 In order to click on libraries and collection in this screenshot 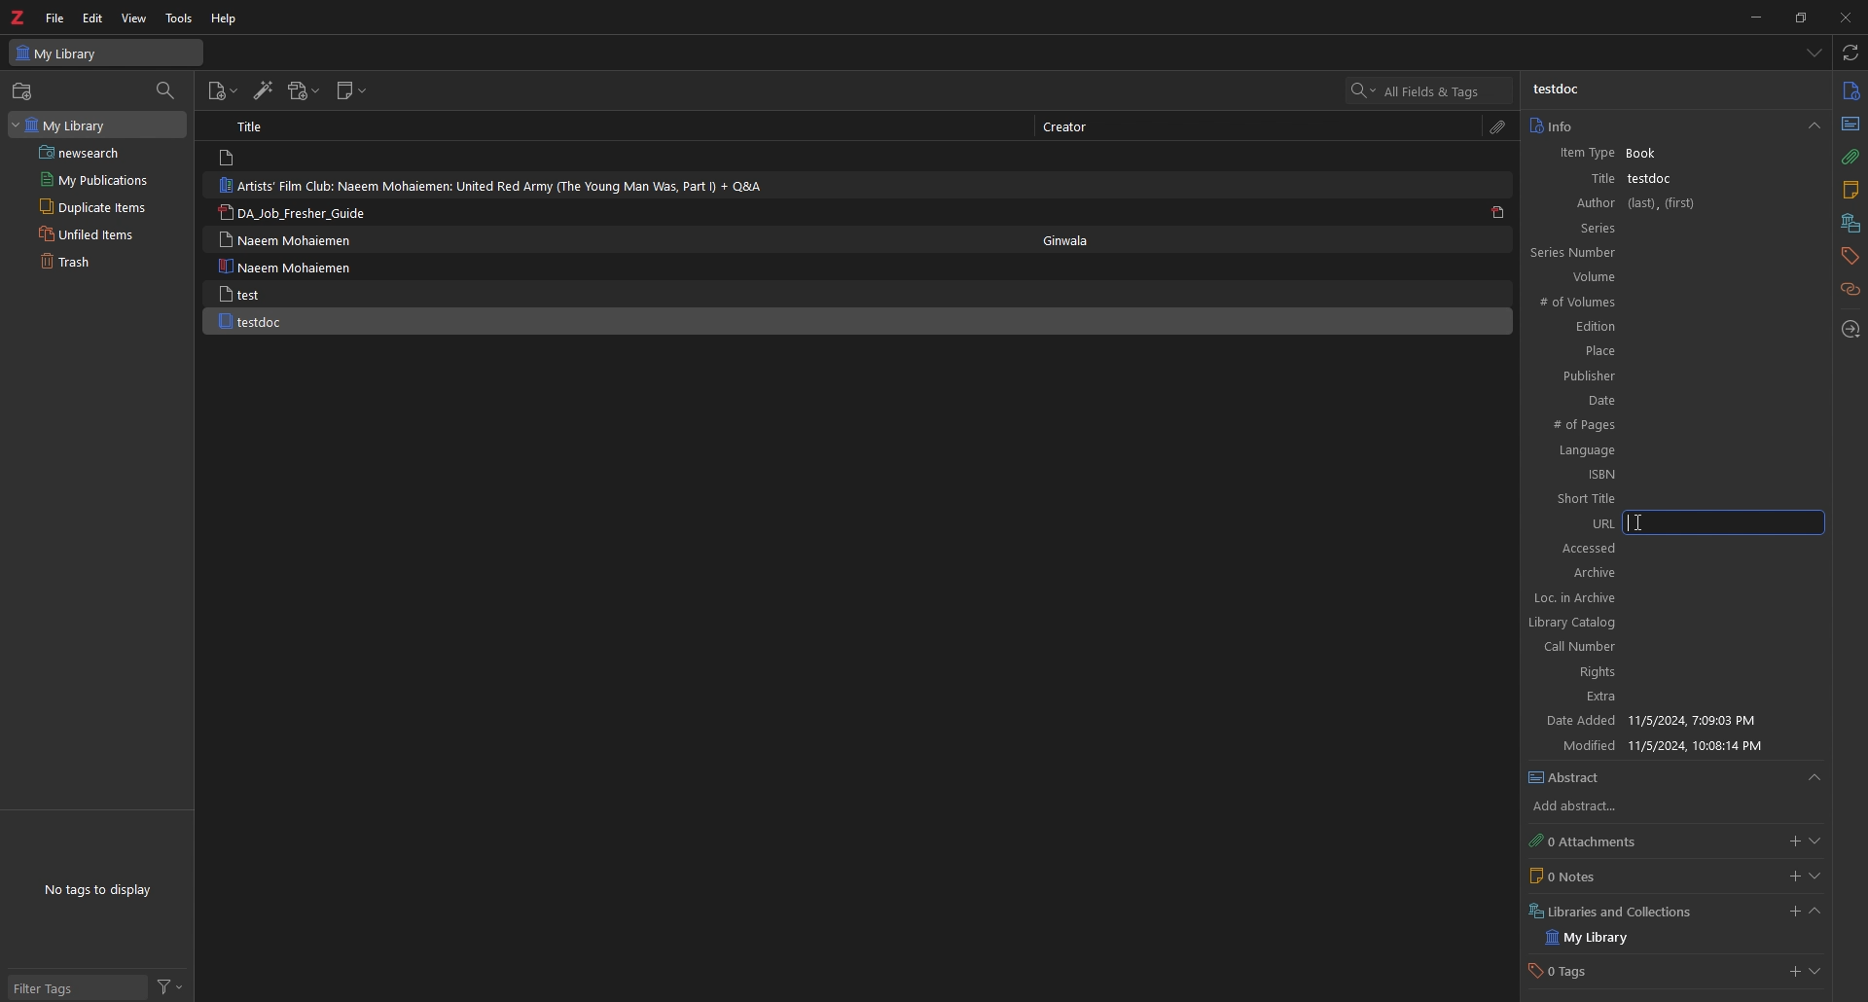, I will do `click(1850, 223)`.